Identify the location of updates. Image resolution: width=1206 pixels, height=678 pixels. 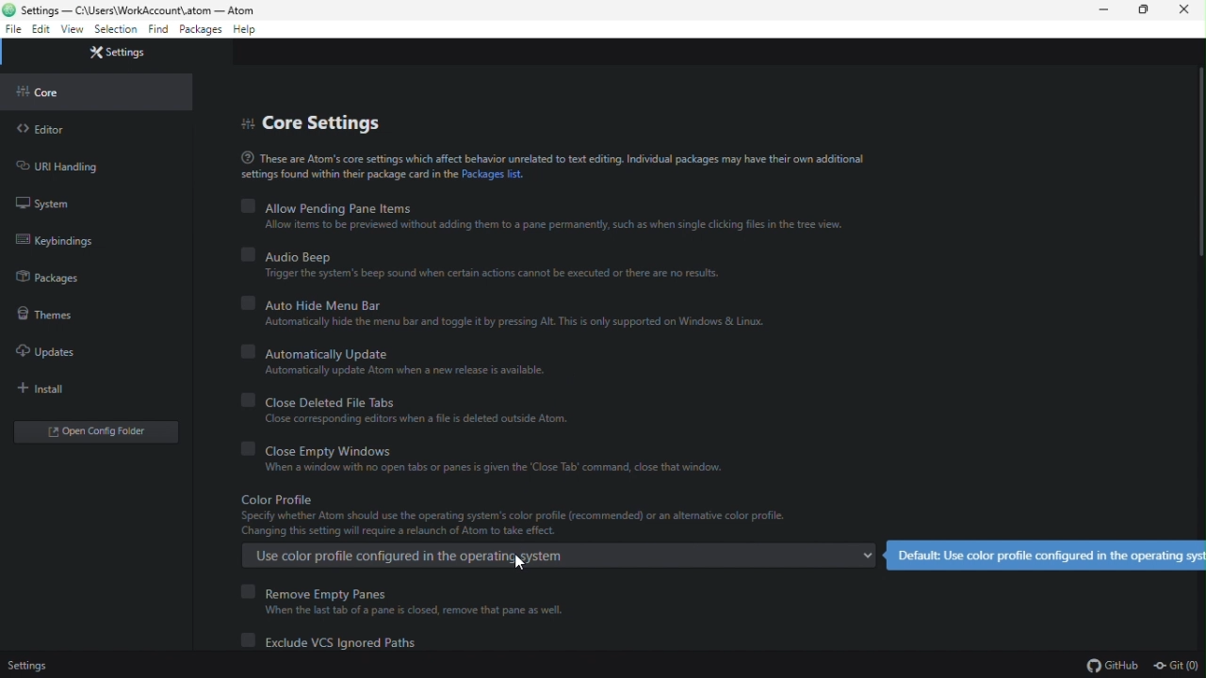
(47, 352).